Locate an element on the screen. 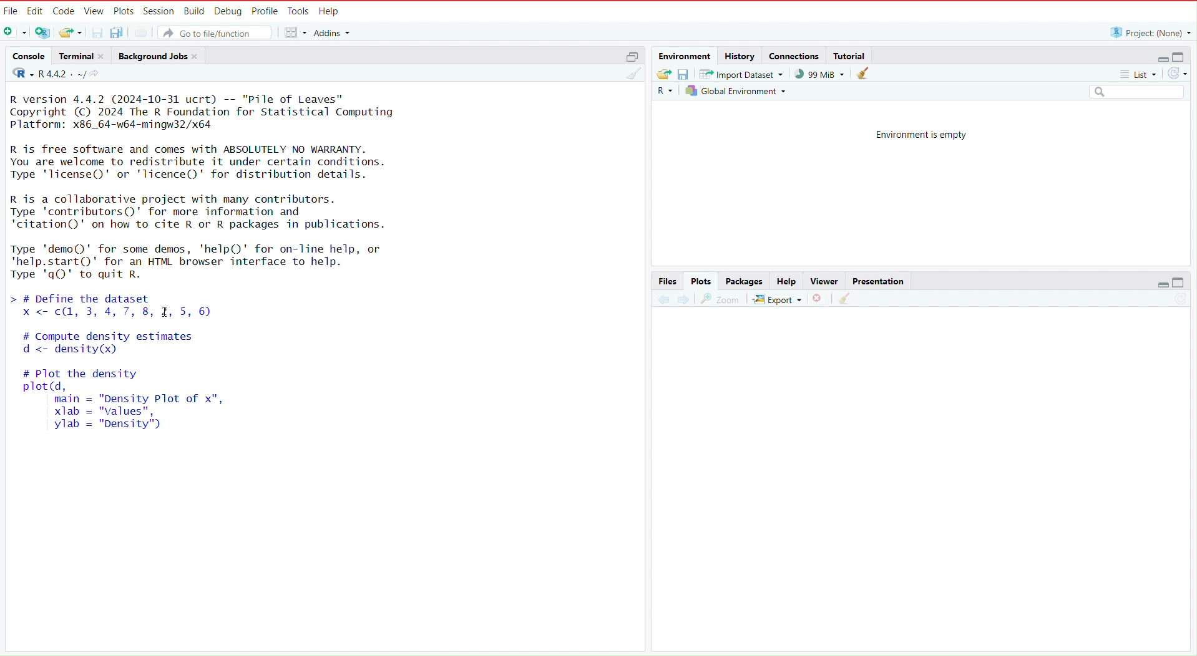 This screenshot has height=656, width=1197. packages is located at coordinates (744, 280).